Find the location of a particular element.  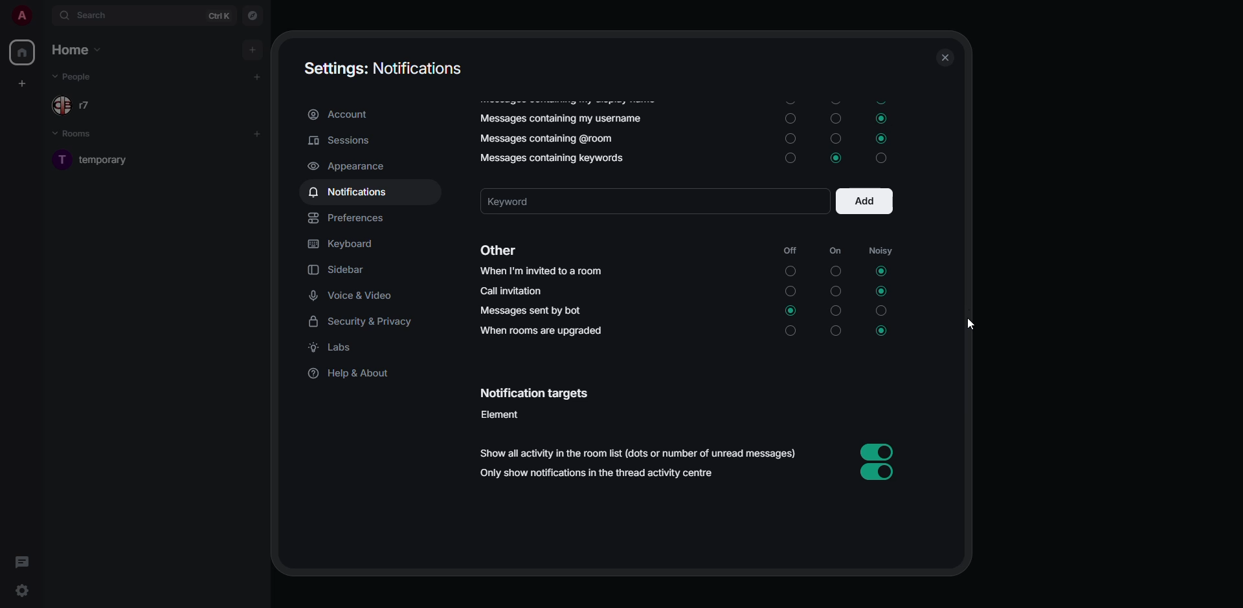

appearance is located at coordinates (348, 166).